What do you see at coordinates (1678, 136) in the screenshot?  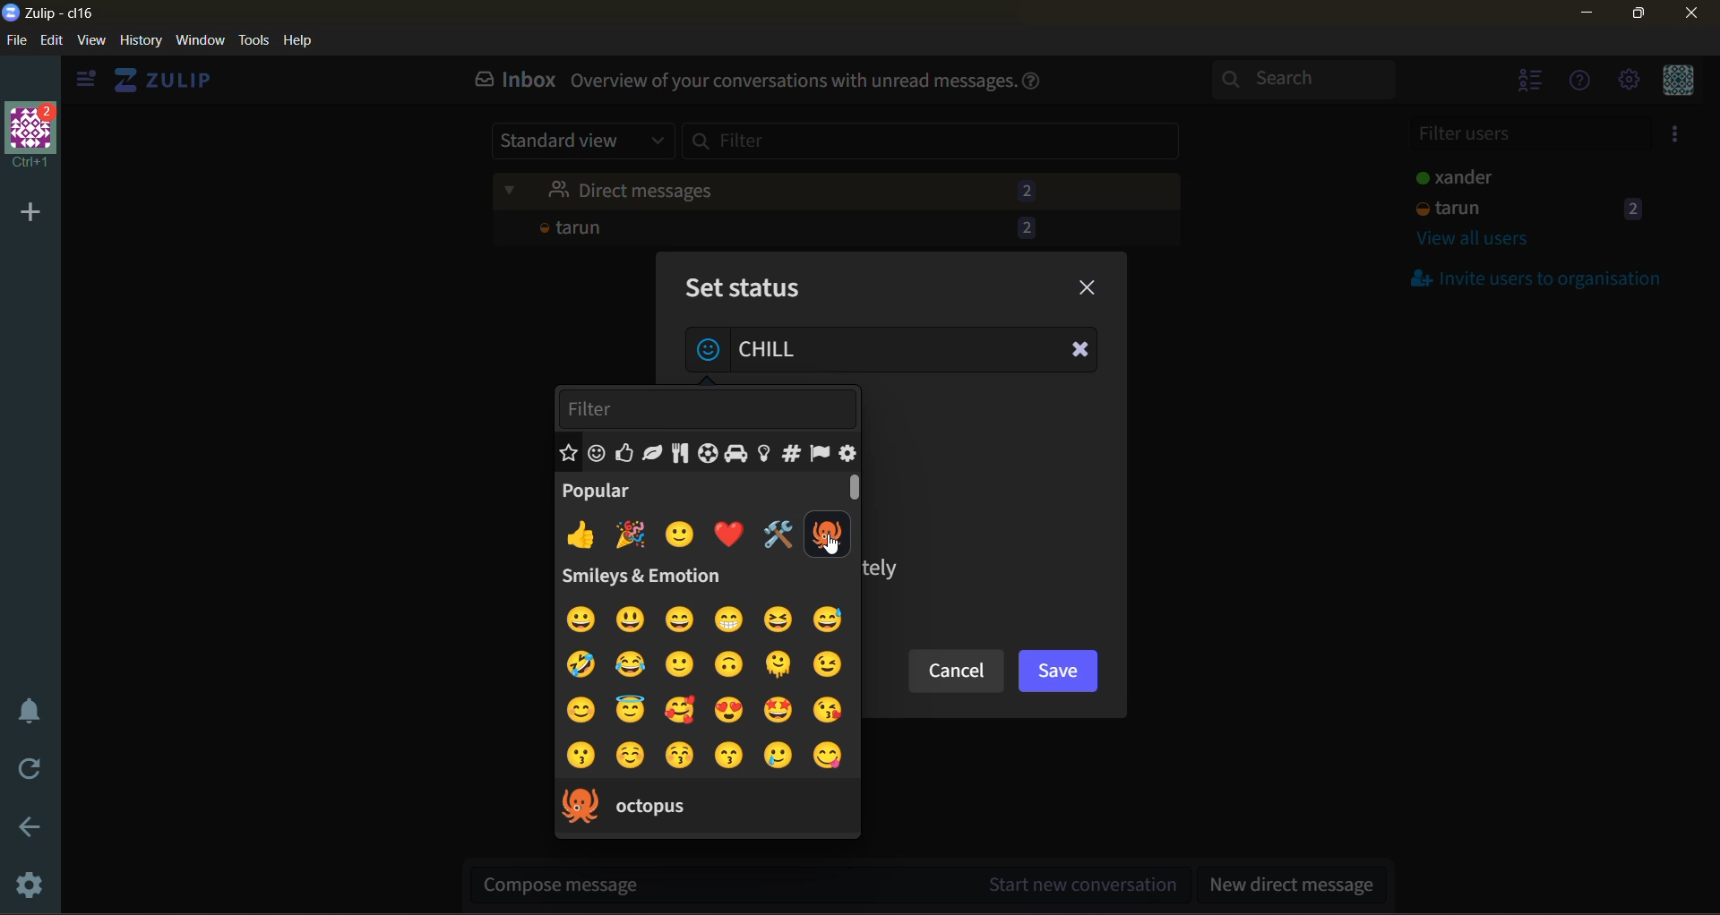 I see `invite users to organisation` at bounding box center [1678, 136].